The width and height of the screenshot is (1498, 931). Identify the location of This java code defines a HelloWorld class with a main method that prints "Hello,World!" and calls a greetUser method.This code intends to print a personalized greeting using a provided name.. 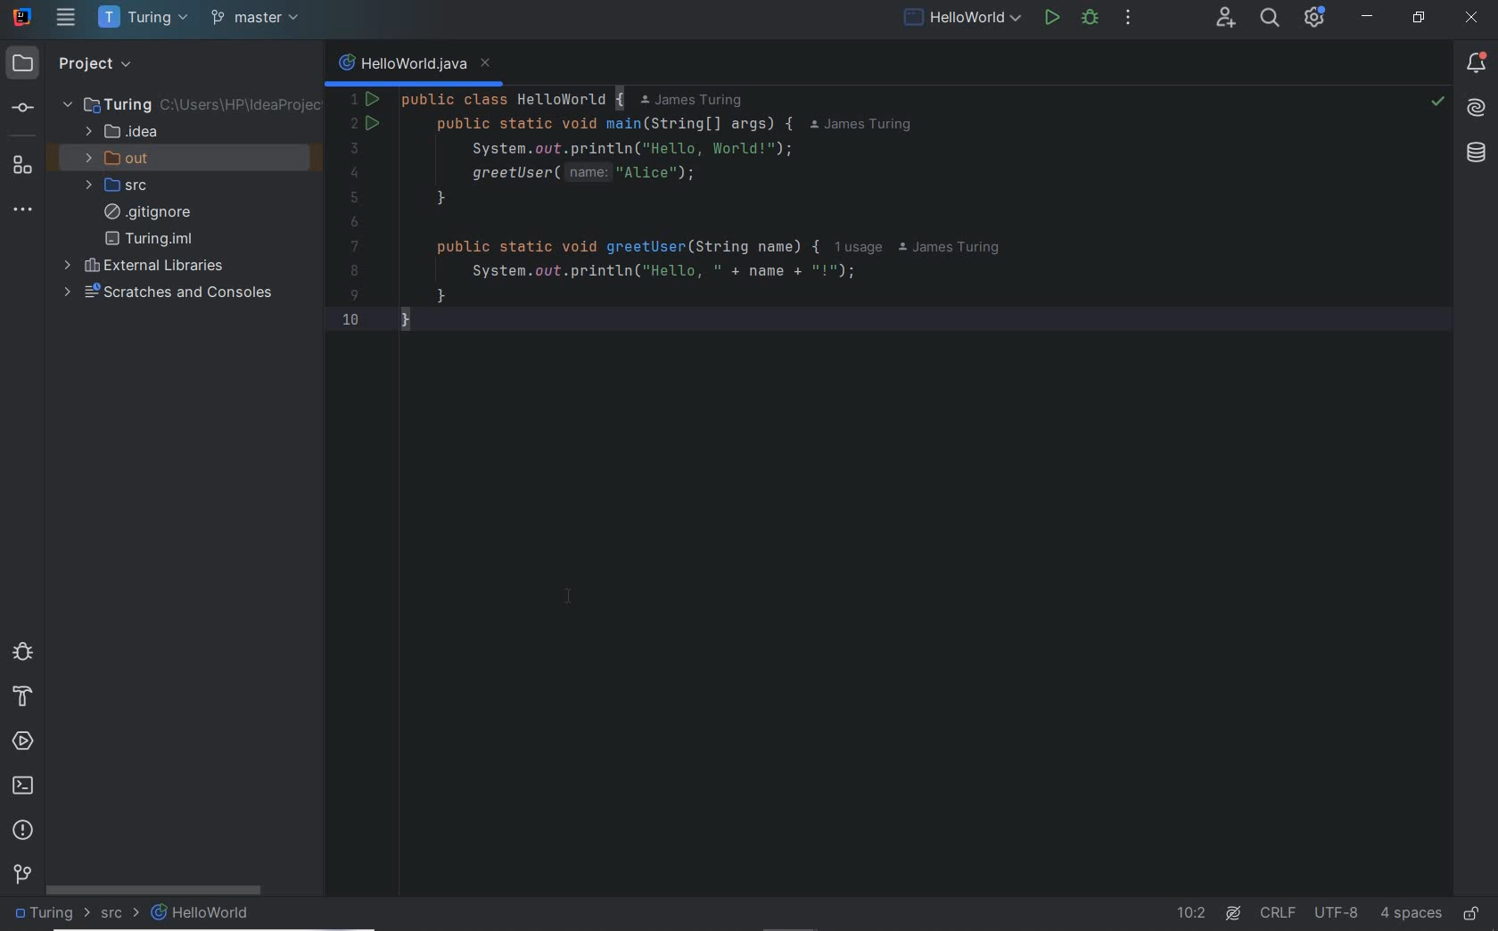
(754, 221).